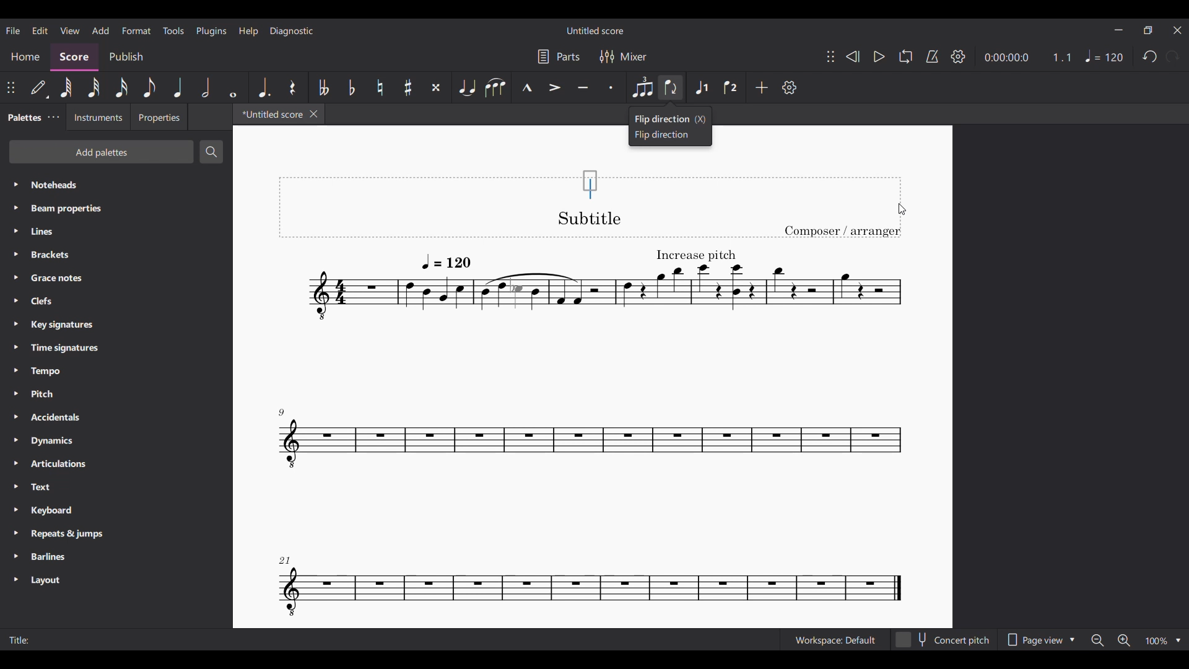  I want to click on Keyboard, so click(116, 510).